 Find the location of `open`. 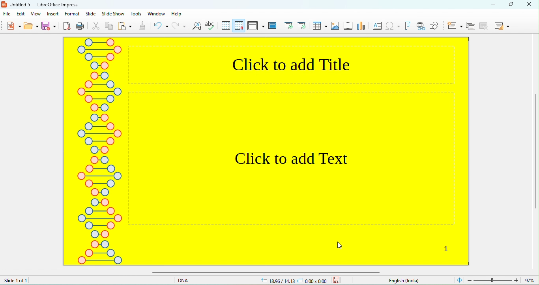

open is located at coordinates (31, 27).